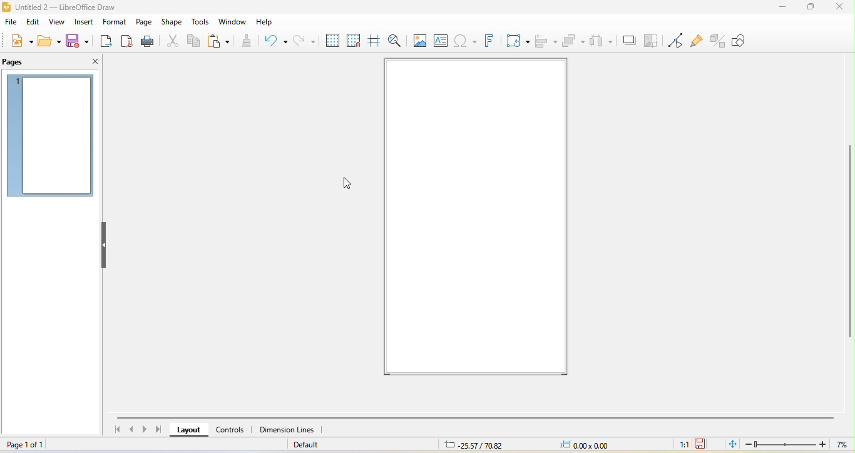 The image size is (855, 453). Describe the element at coordinates (574, 40) in the screenshot. I see `arrange` at that location.